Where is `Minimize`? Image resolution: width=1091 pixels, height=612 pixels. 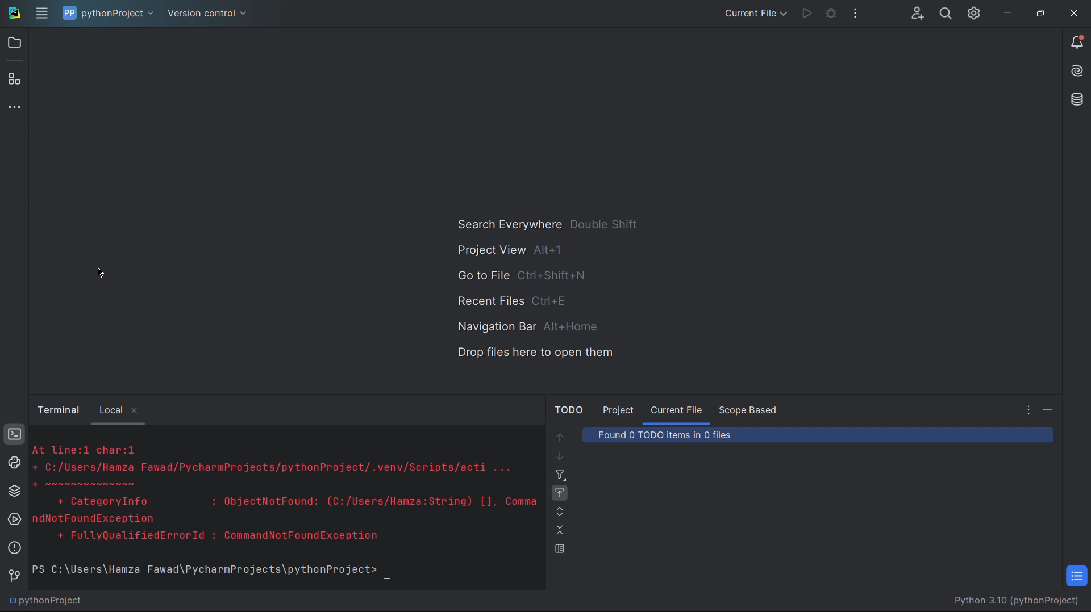 Minimize is located at coordinates (1007, 10).